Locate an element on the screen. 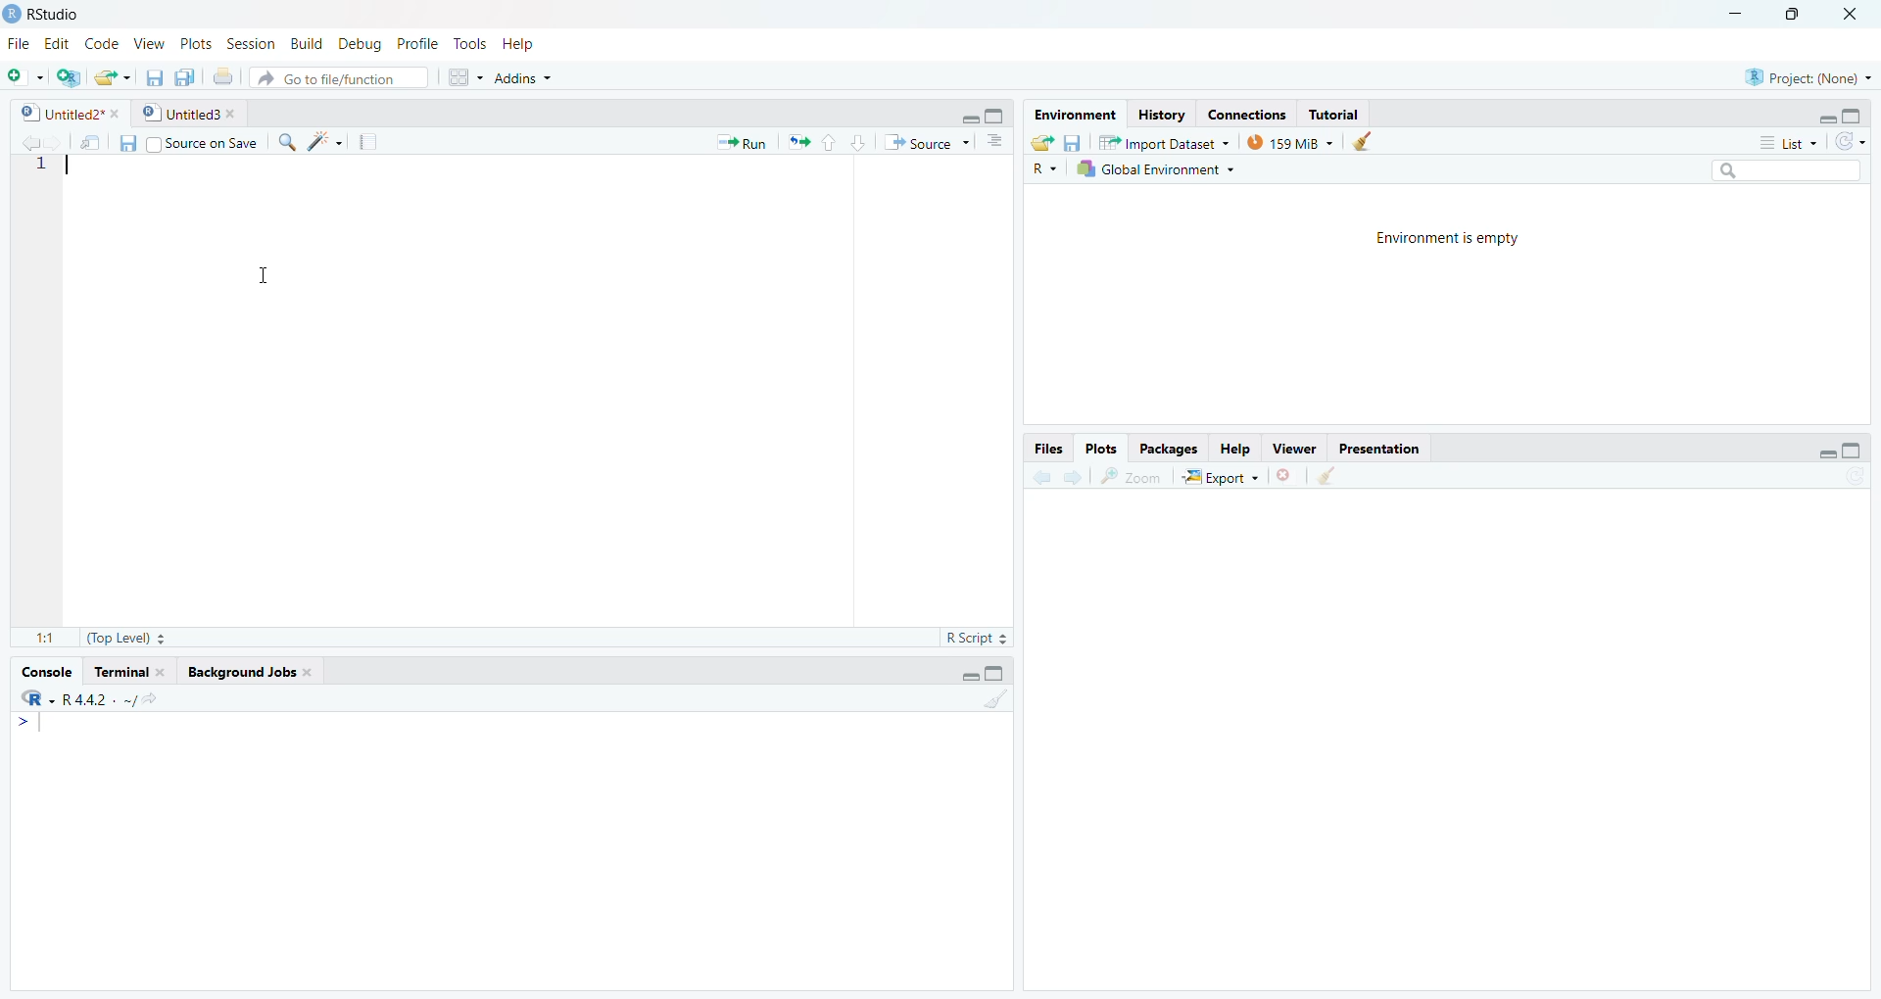 Image resolution: width=1881 pixels, height=999 pixels. Compile Report is located at coordinates (374, 143).